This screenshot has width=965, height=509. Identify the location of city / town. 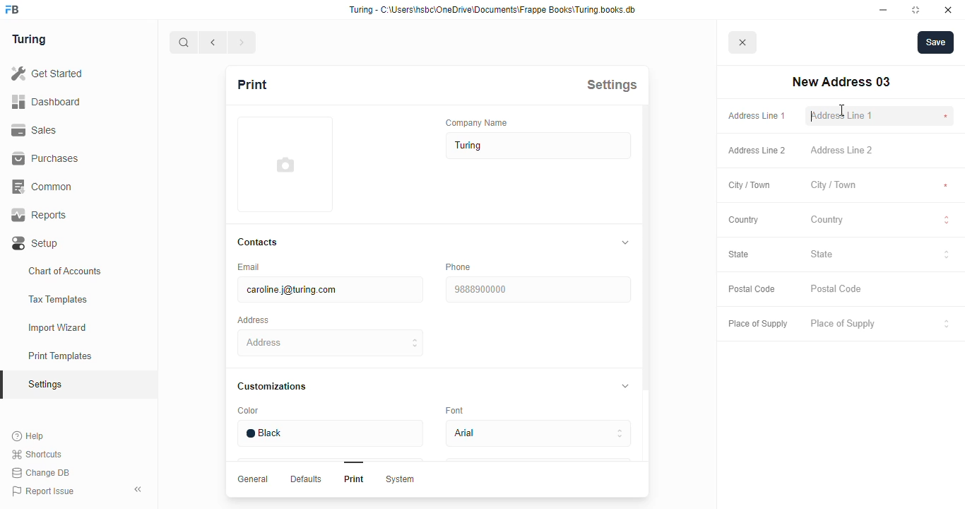
(750, 186).